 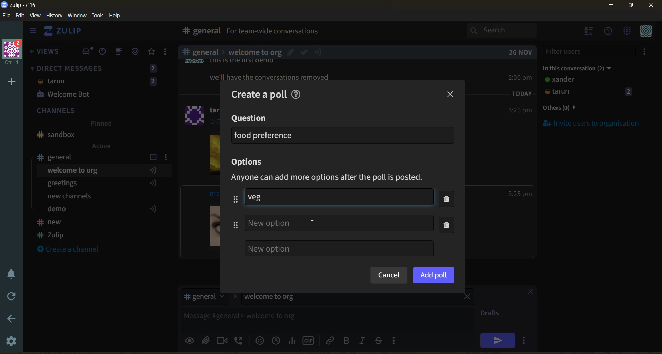 I want to click on edit, so click(x=20, y=16).